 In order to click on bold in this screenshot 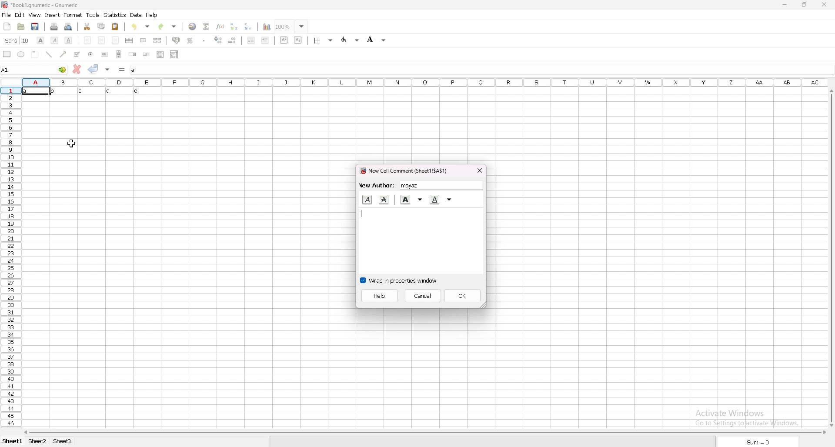, I will do `click(41, 40)`.